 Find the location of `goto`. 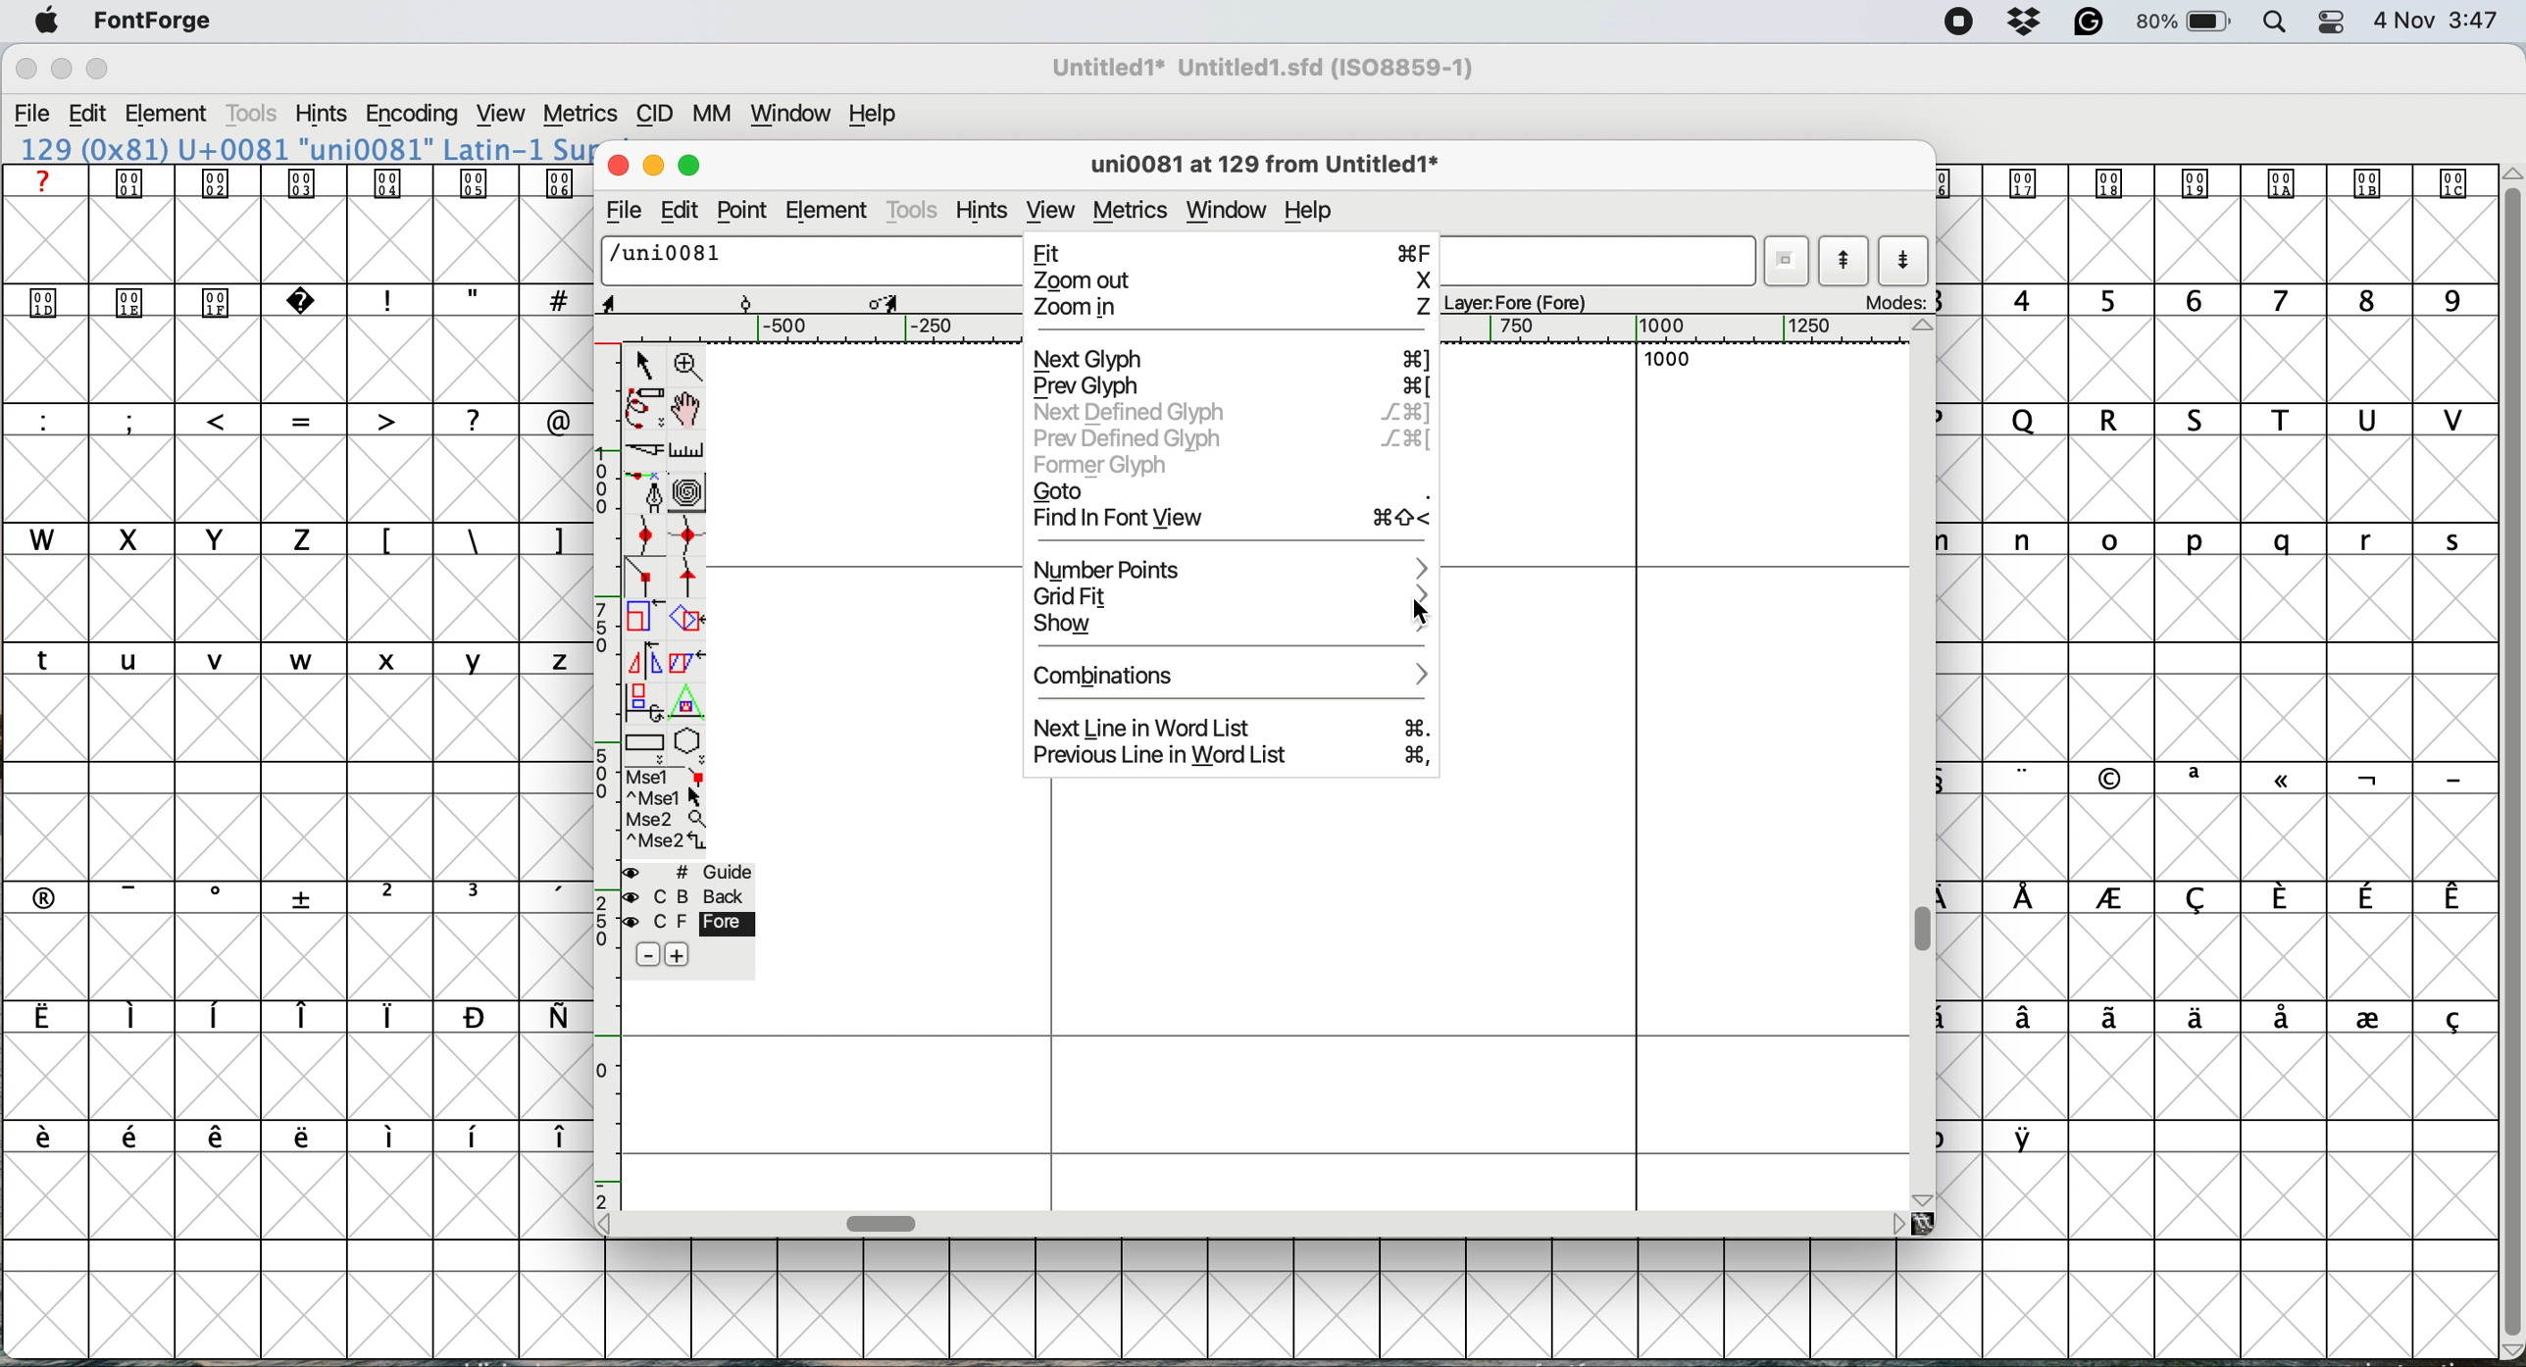

goto is located at coordinates (1232, 490).